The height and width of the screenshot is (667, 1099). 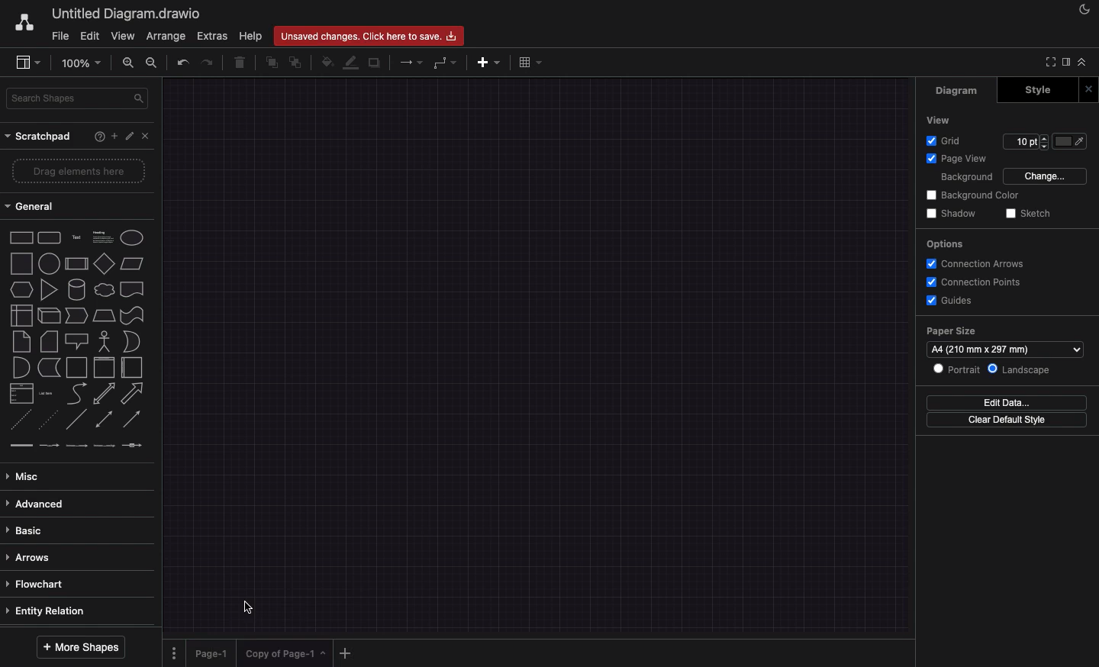 What do you see at coordinates (105, 290) in the screenshot?
I see `cloud` at bounding box center [105, 290].